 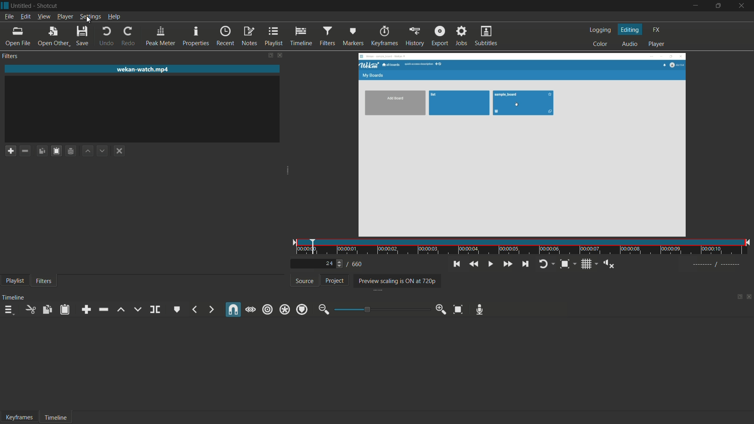 I want to click on player, so click(x=656, y=44).